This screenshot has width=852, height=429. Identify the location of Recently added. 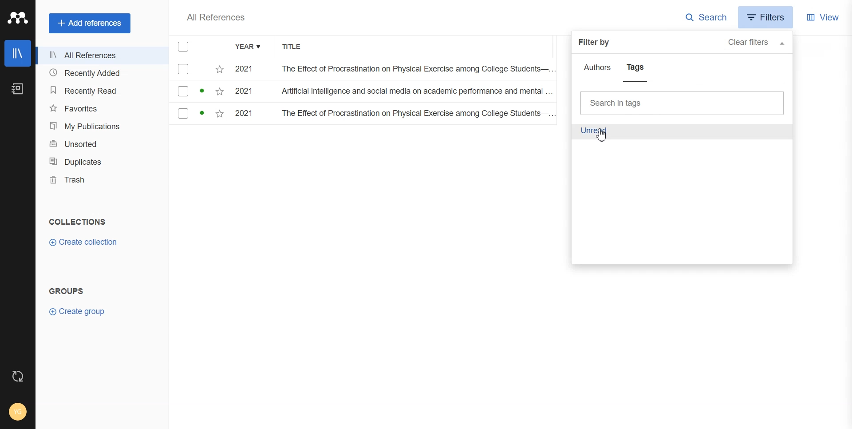
(101, 73).